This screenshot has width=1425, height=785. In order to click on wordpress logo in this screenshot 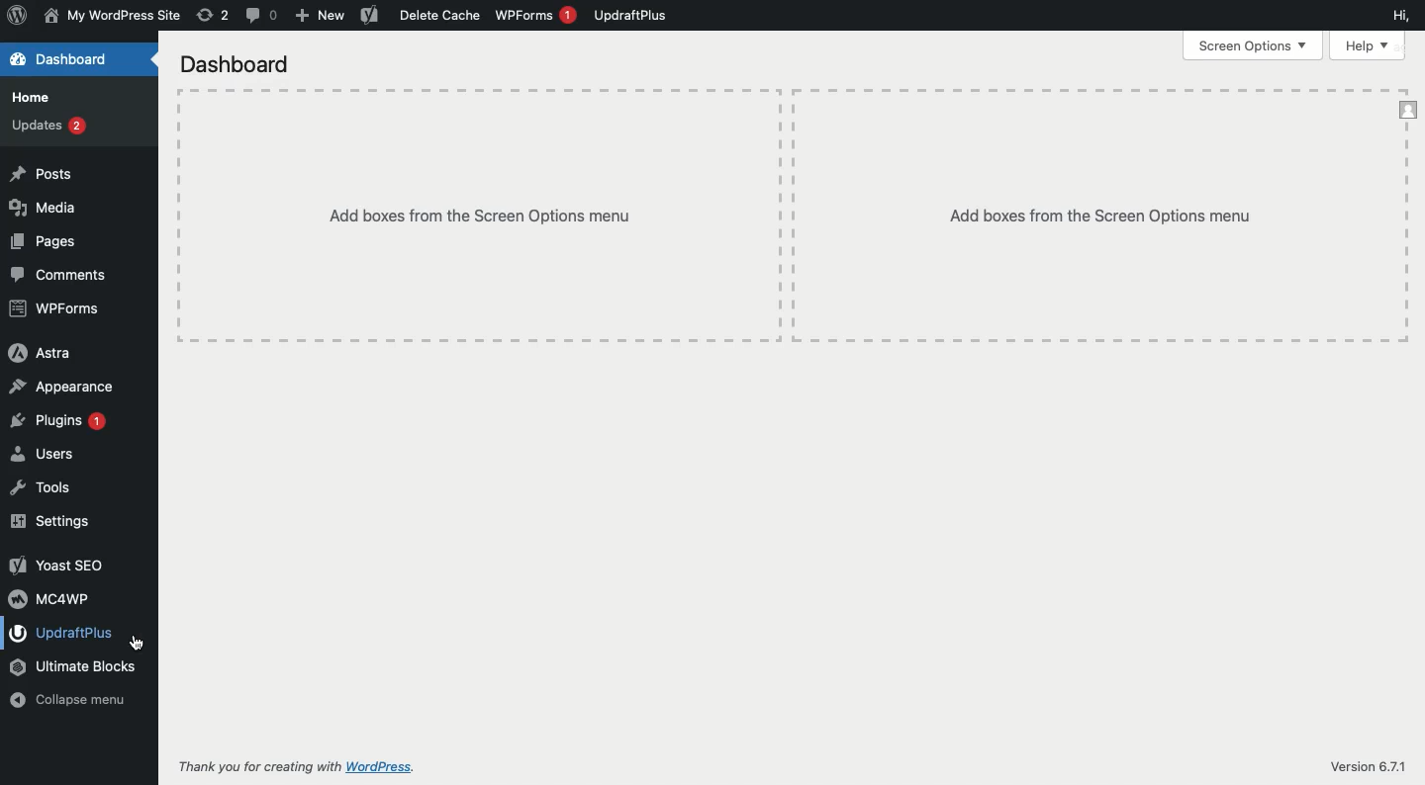, I will do `click(17, 15)`.